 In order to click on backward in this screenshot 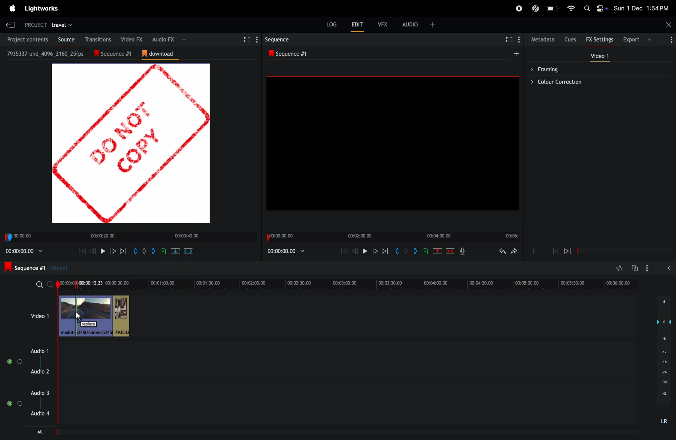, I will do `click(556, 251)`.